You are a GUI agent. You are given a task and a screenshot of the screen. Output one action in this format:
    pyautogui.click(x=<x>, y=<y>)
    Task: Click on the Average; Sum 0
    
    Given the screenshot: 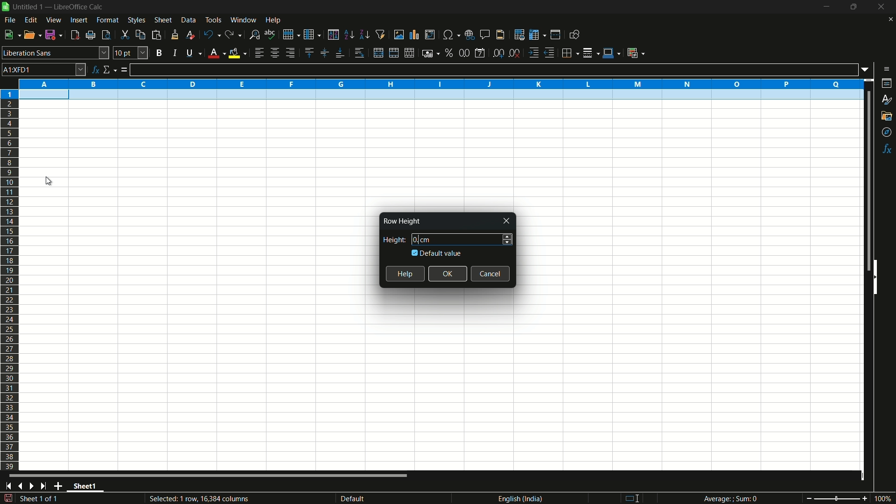 What is the action you would take?
    pyautogui.click(x=731, y=499)
    